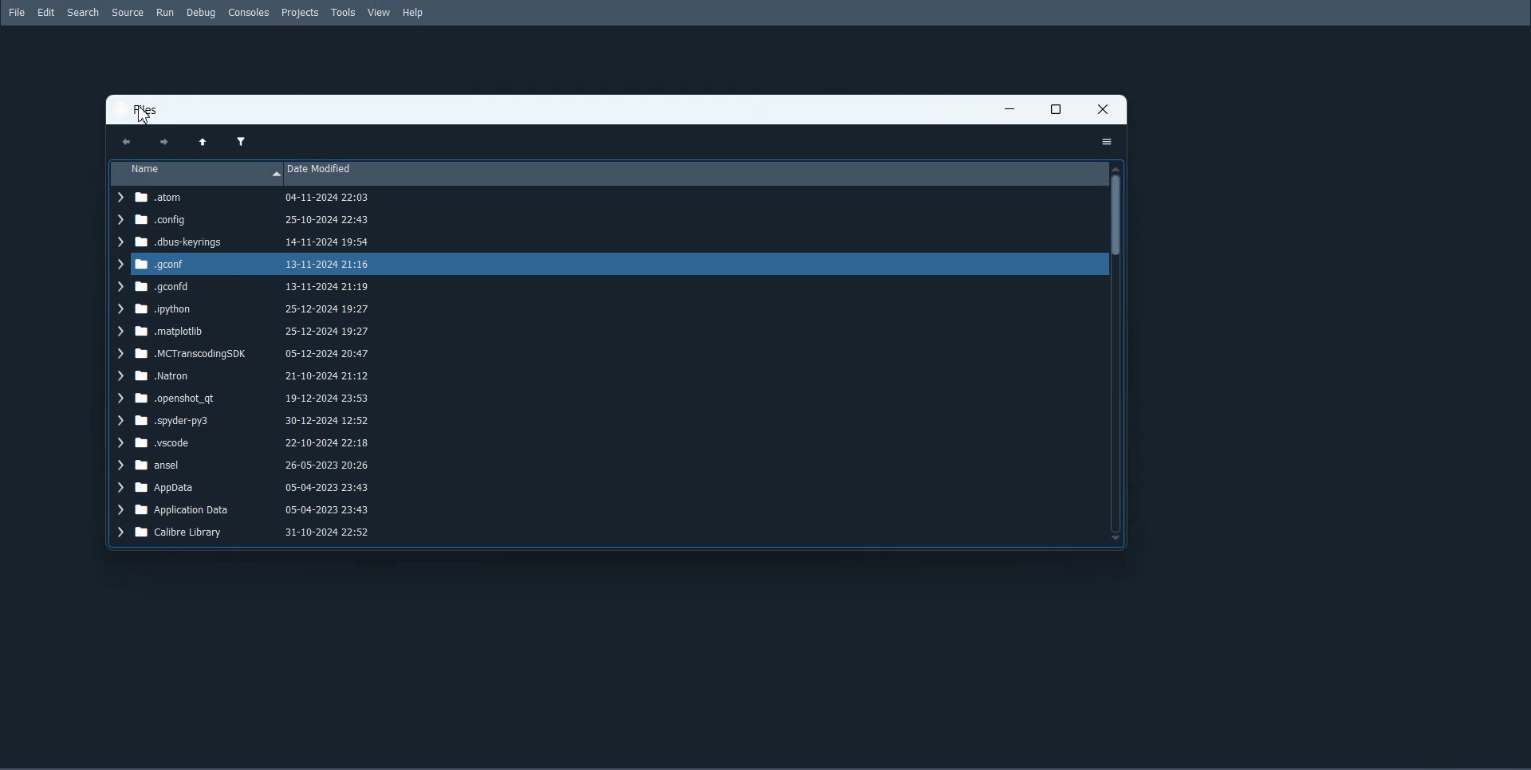 The height and width of the screenshot is (770, 1531). I want to click on -openshot_qt 19-12-2024 23:53, so click(242, 400).